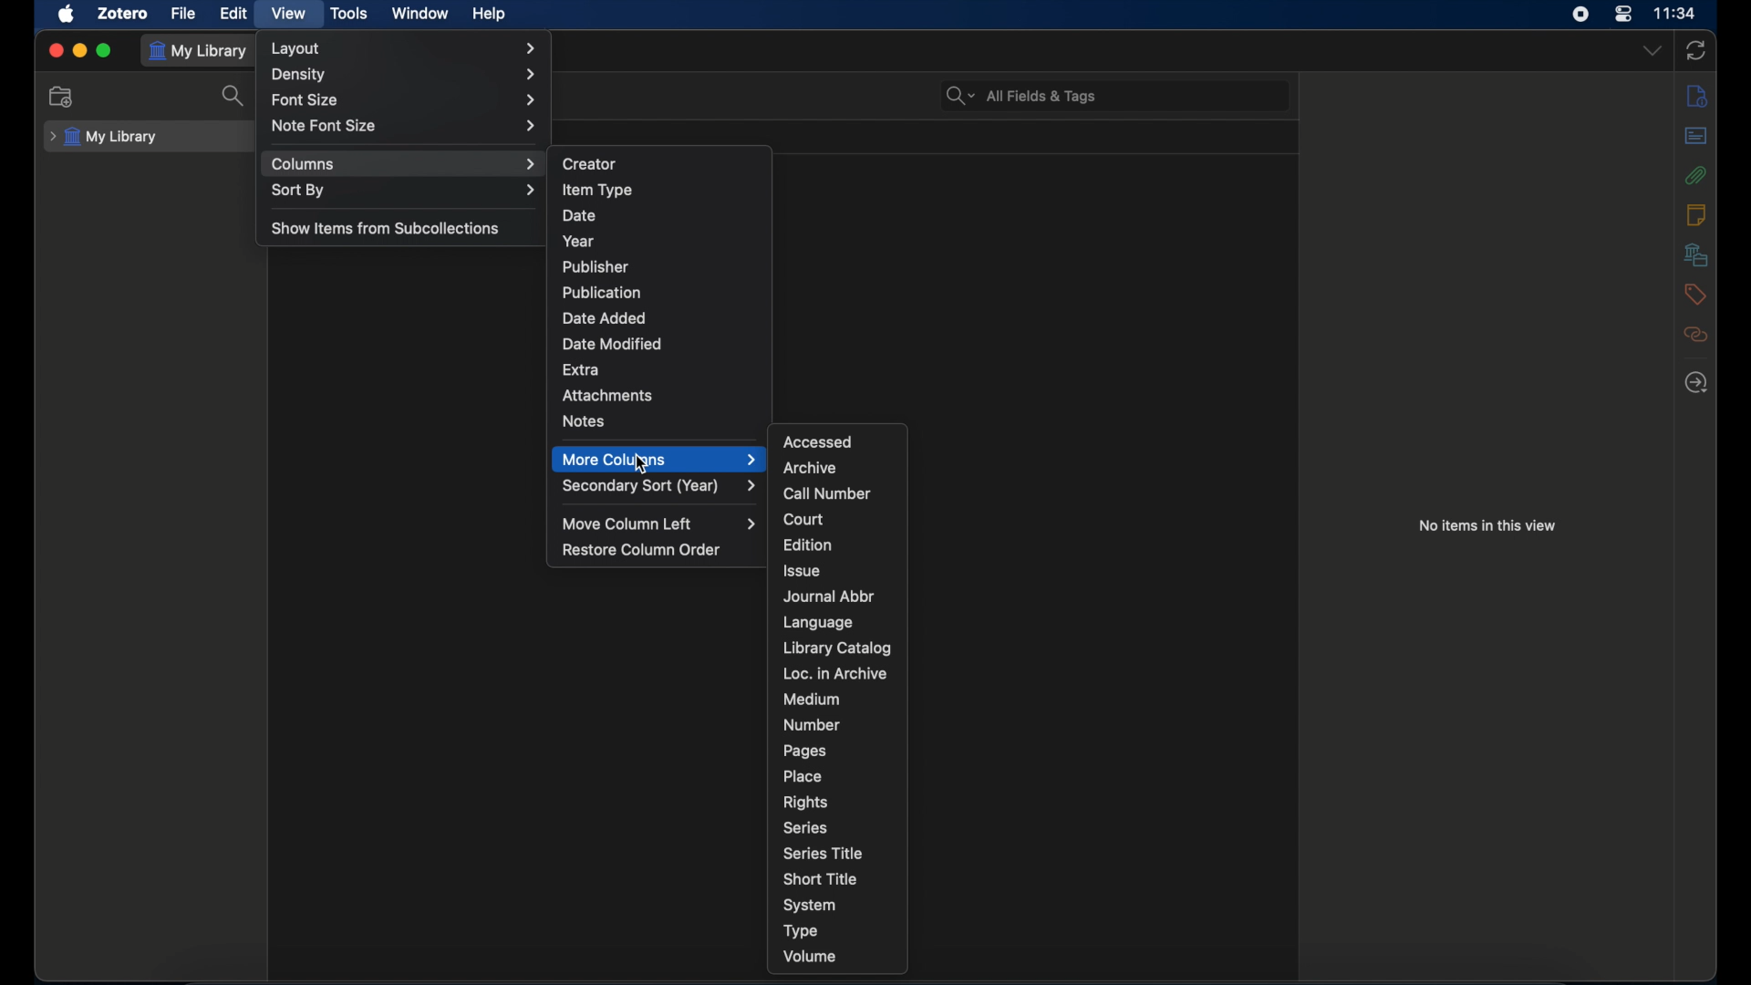  What do you see at coordinates (62, 98) in the screenshot?
I see `new collection` at bounding box center [62, 98].